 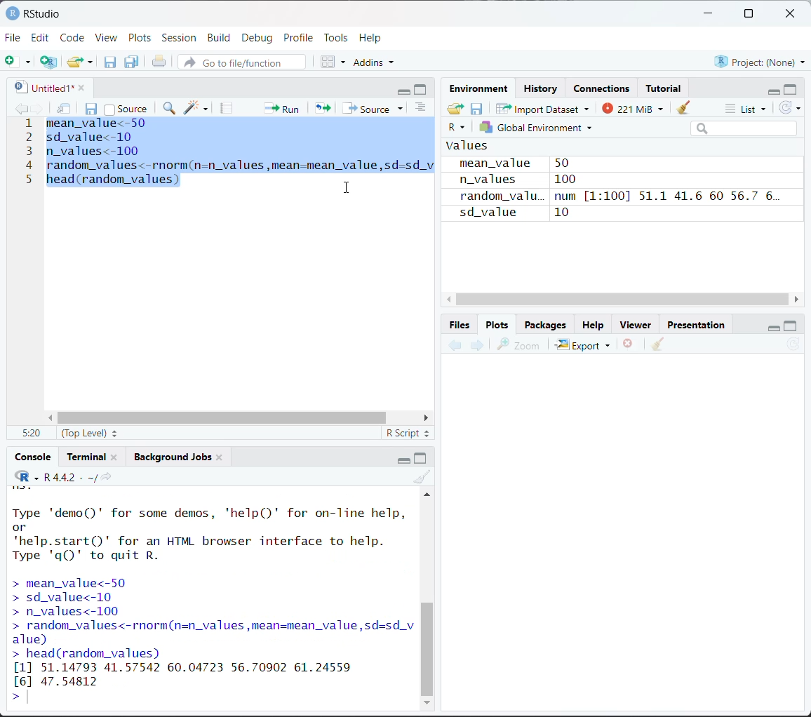 What do you see at coordinates (69, 477) in the screenshot?
I see `R 4.4.2 . ~/` at bounding box center [69, 477].